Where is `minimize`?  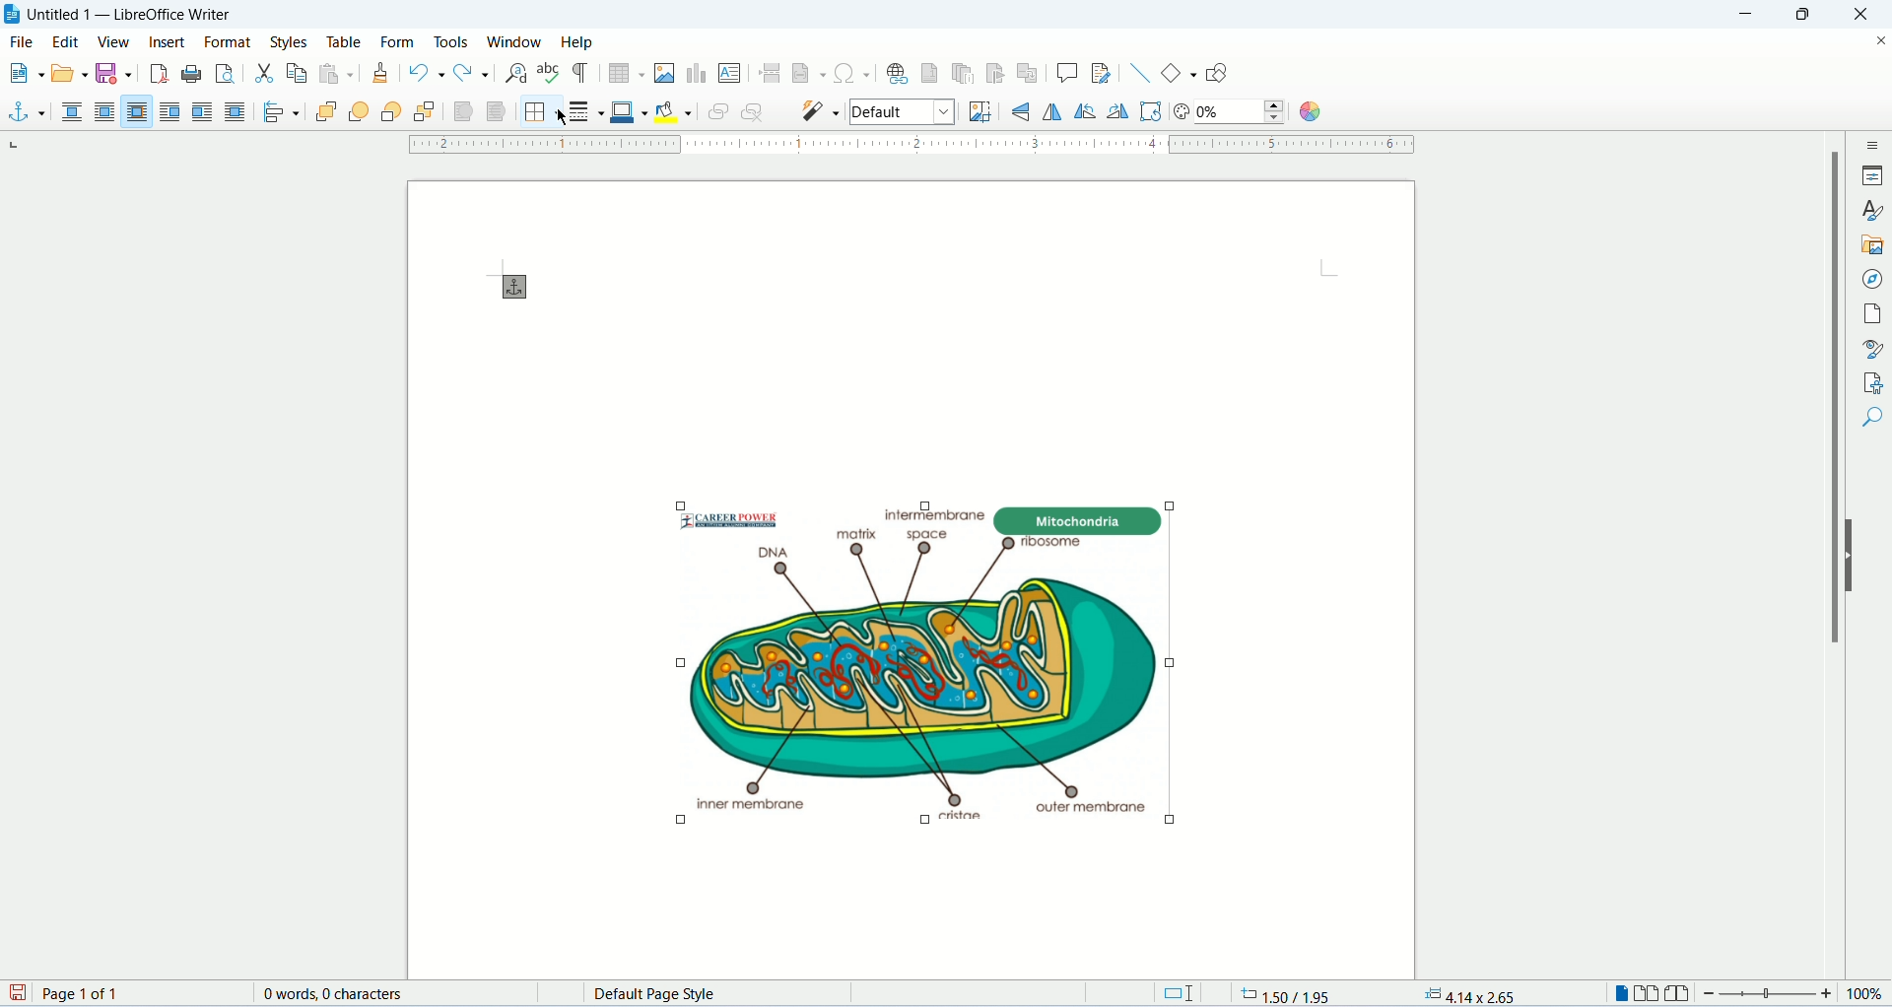 minimize is located at coordinates (1749, 15).